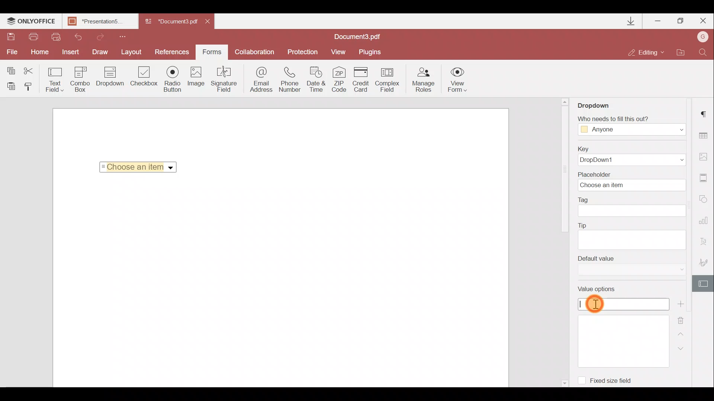 This screenshot has height=401, width=714. Describe the element at coordinates (683, 348) in the screenshot. I see `Down` at that location.